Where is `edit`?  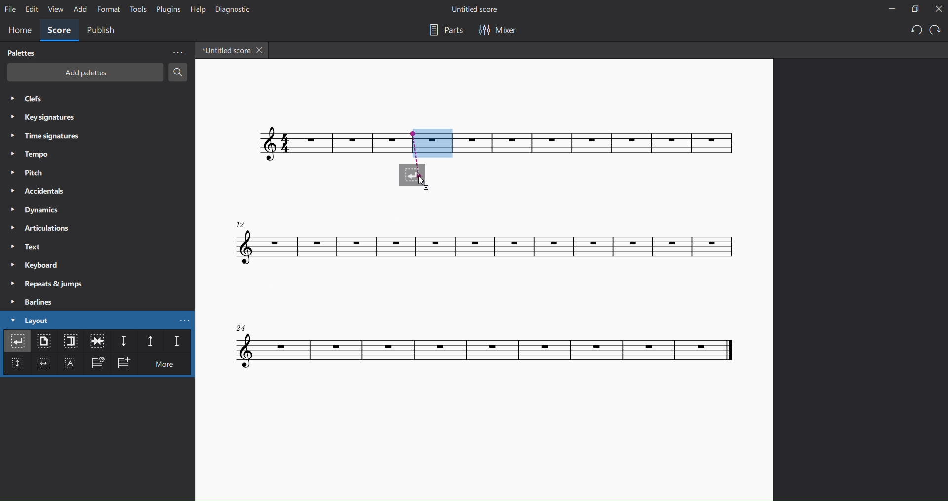 edit is located at coordinates (31, 9).